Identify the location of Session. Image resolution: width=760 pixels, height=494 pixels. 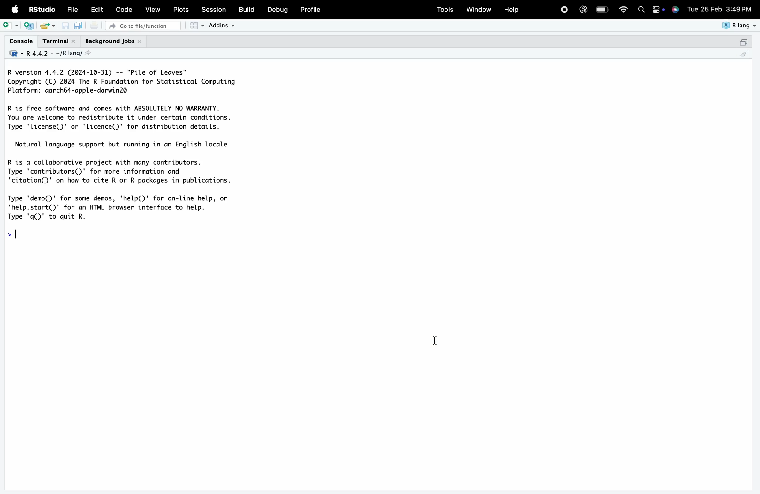
(214, 9).